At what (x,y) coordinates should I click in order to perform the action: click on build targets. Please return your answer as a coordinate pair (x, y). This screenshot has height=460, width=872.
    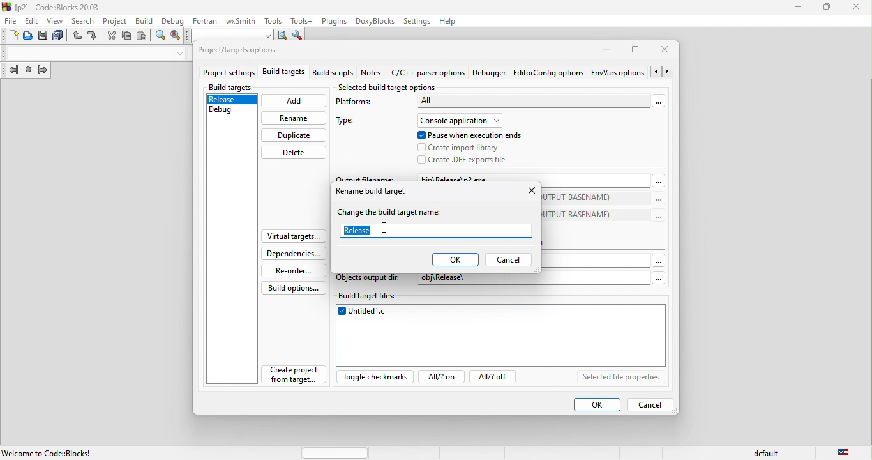
    Looking at the image, I should click on (232, 87).